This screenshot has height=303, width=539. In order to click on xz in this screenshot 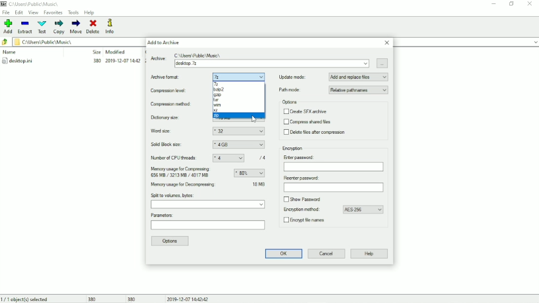, I will do `click(216, 111)`.